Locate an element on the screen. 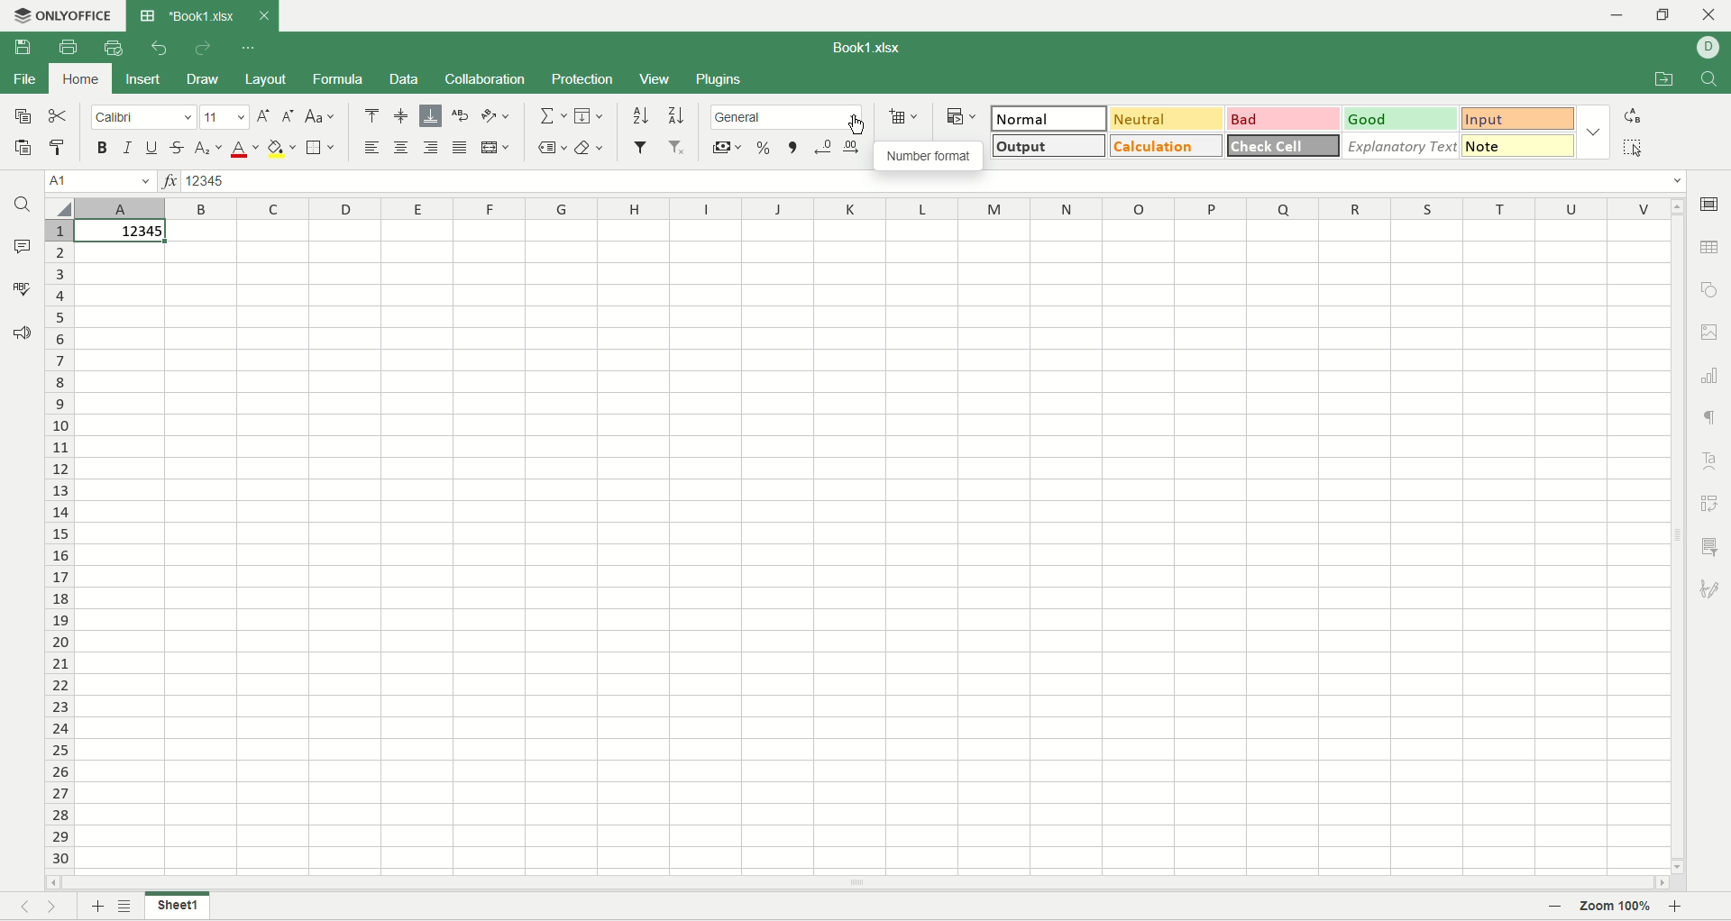 This screenshot has width=1731, height=921. sheet name is located at coordinates (177, 907).